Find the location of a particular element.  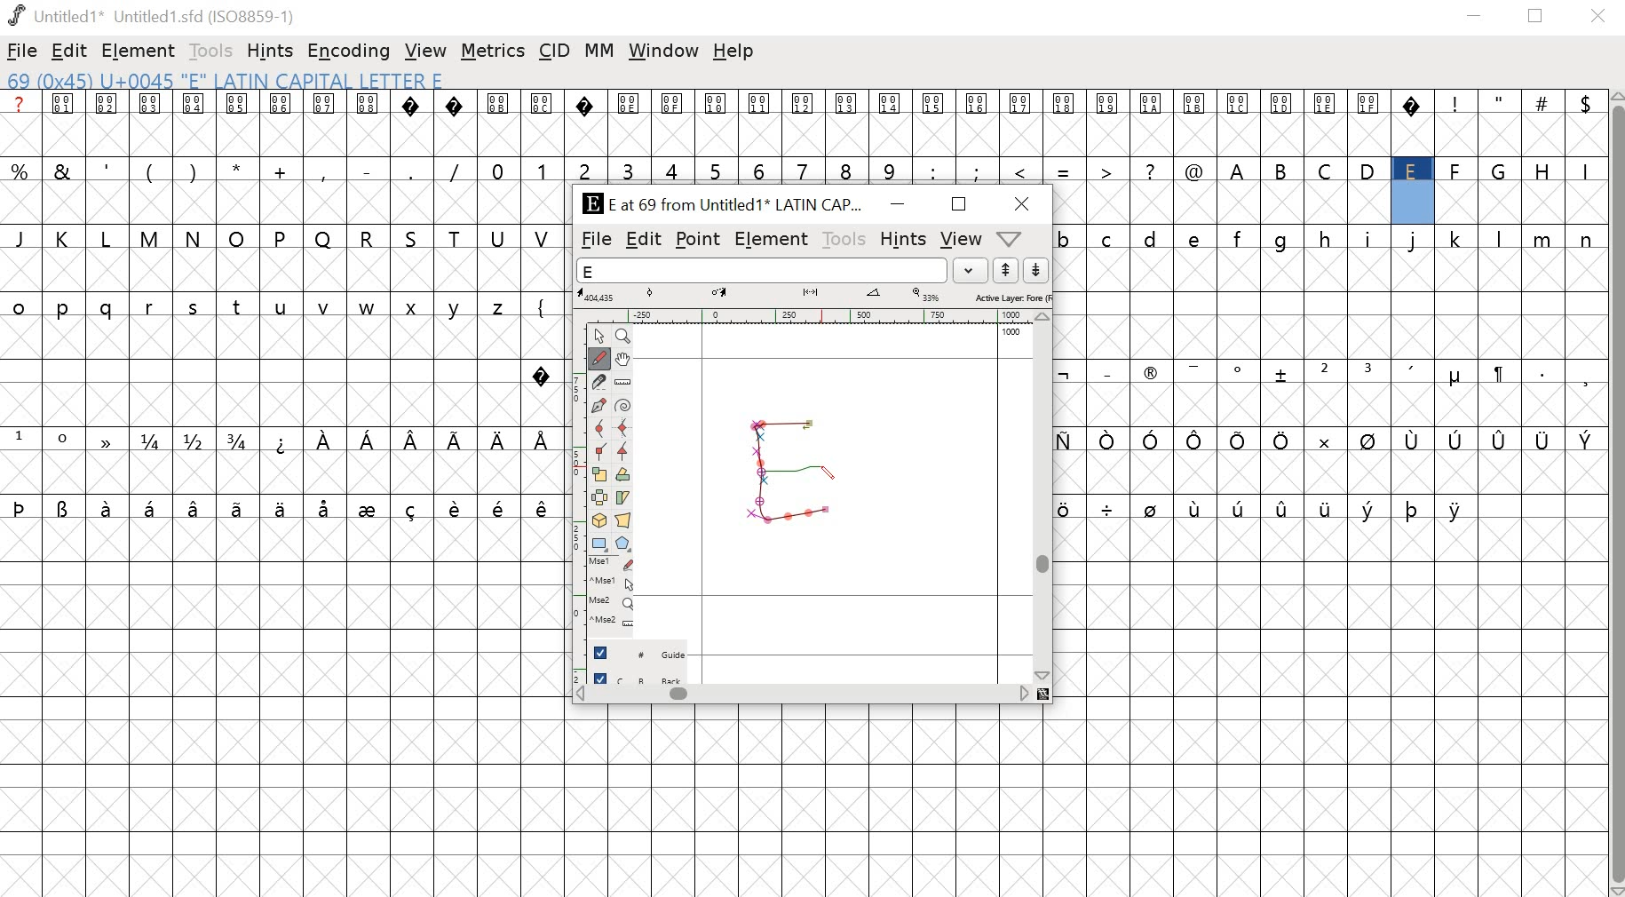

HV Curve is located at coordinates (623, 429).